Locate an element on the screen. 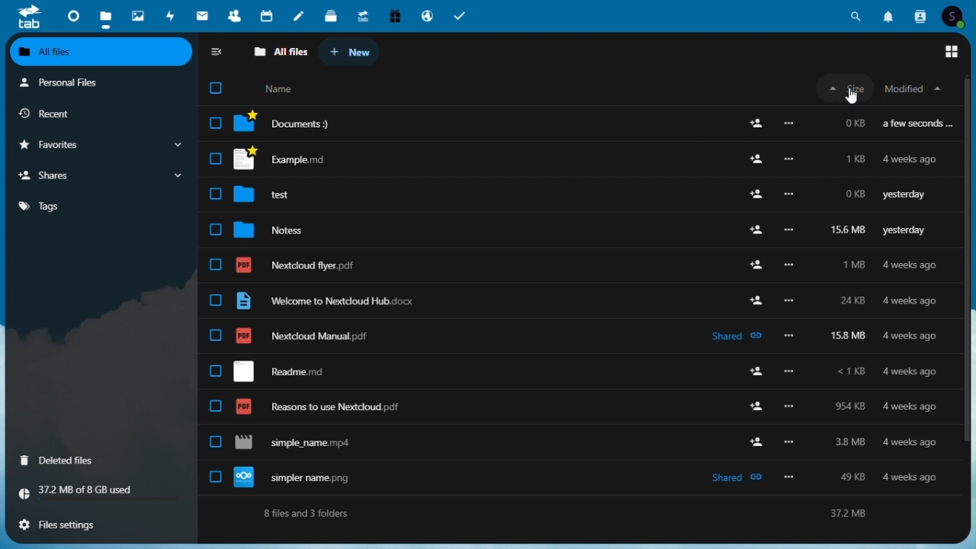  photos is located at coordinates (136, 15).